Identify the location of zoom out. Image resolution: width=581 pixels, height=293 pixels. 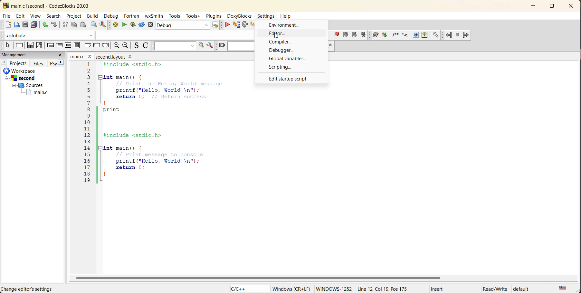
(127, 46).